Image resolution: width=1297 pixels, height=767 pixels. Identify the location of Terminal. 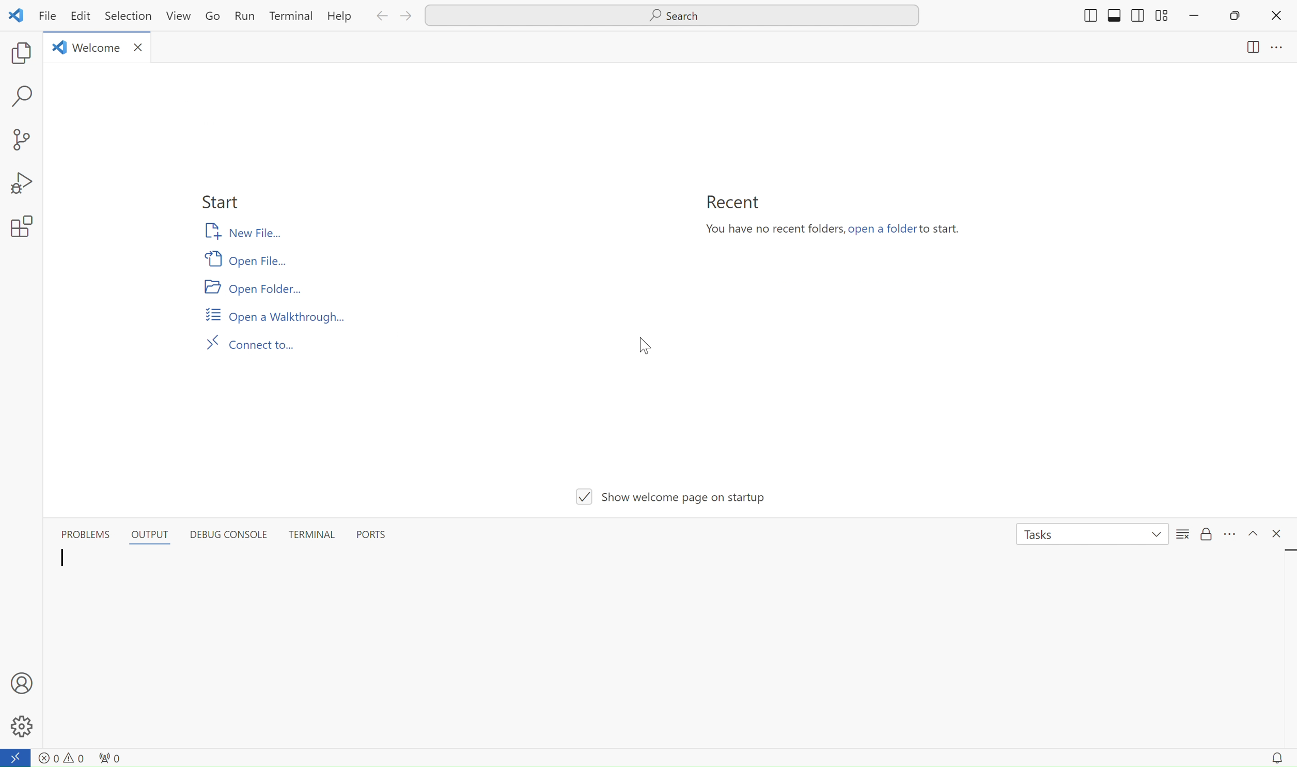
(290, 17).